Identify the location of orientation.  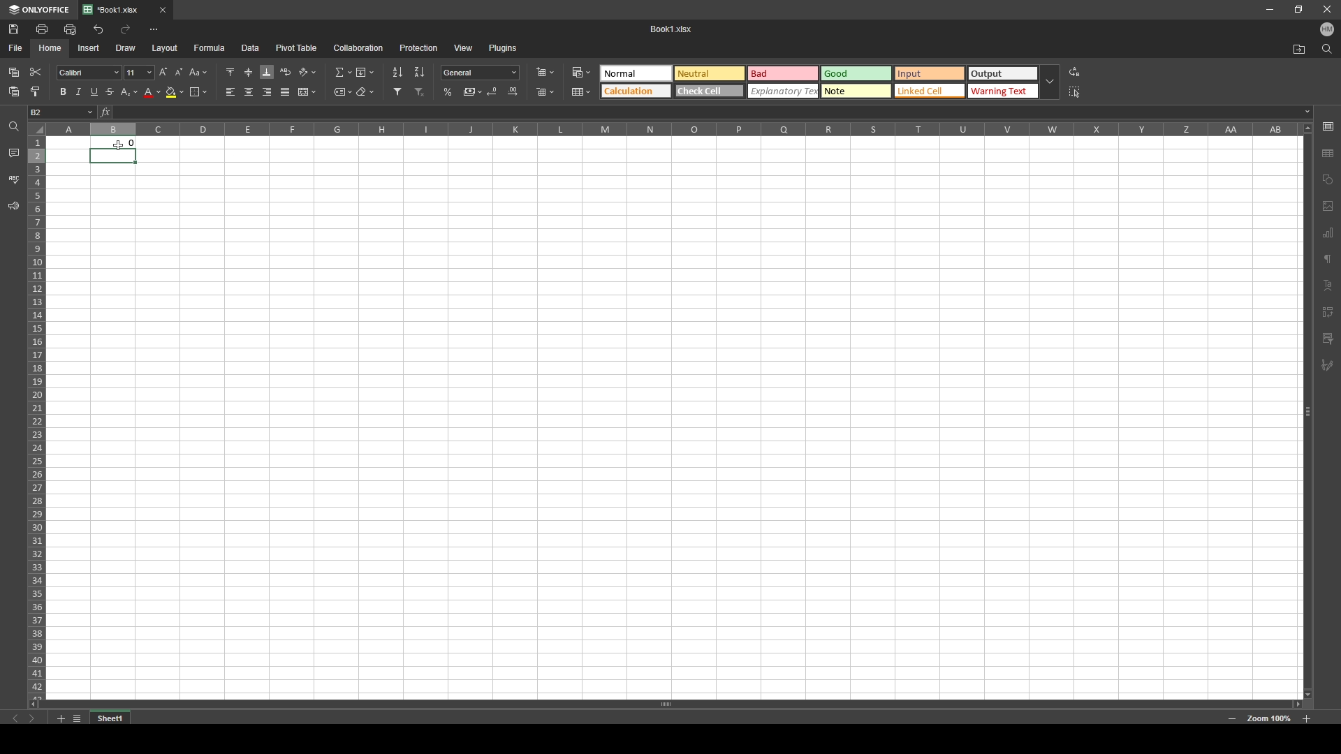
(309, 72).